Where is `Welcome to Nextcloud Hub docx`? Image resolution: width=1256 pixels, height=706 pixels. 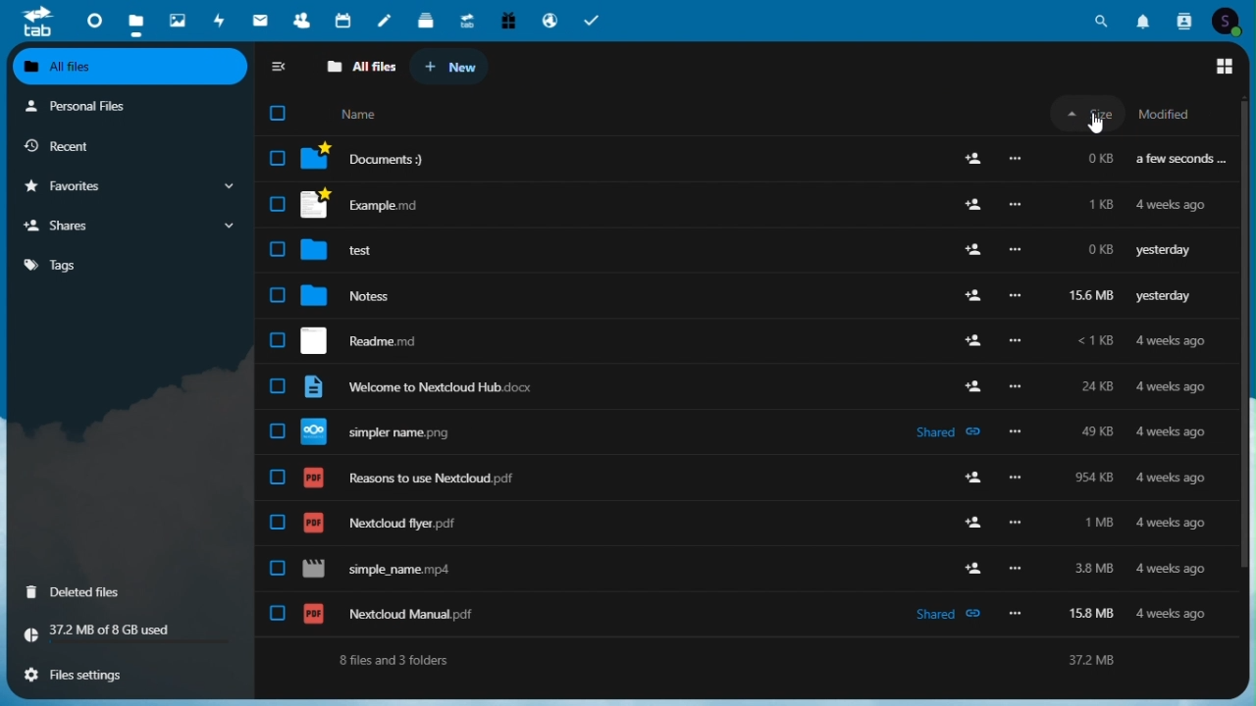 Welcome to Nextcloud Hub docx is located at coordinates (742, 390).